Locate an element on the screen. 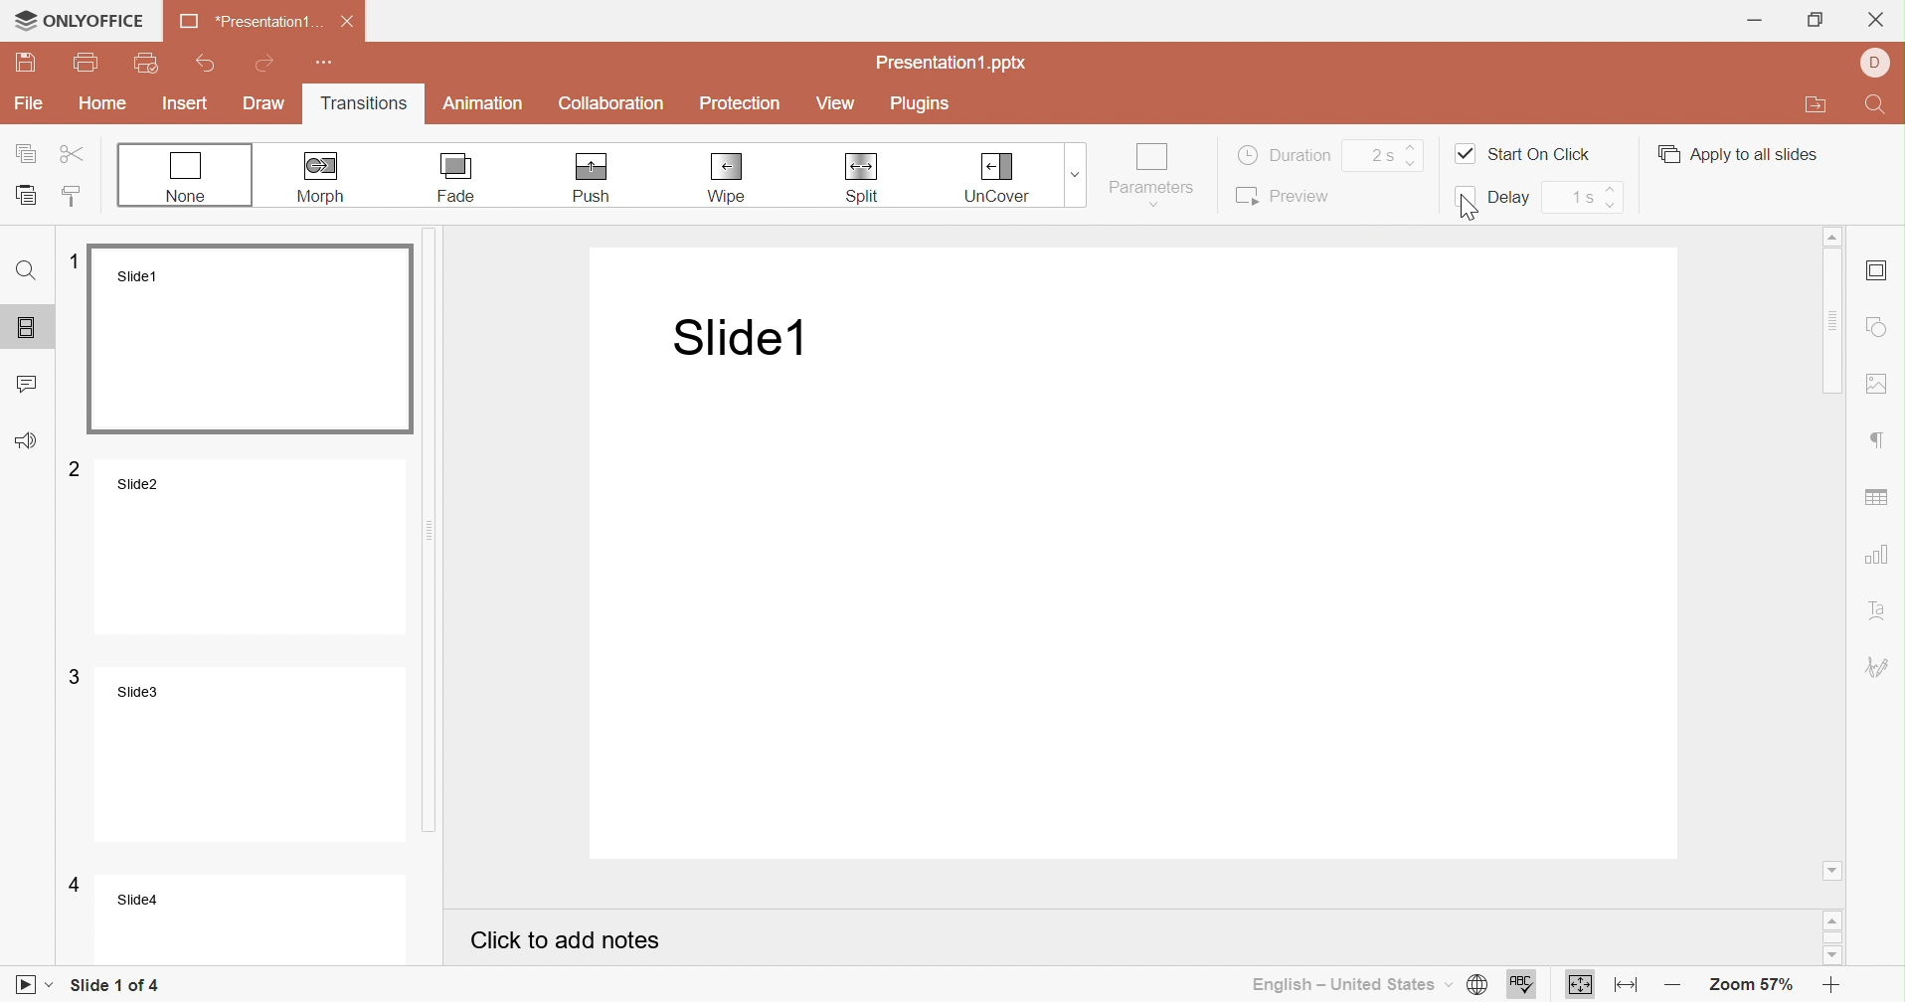 The height and width of the screenshot is (1002, 1905). Push is located at coordinates (591, 179).